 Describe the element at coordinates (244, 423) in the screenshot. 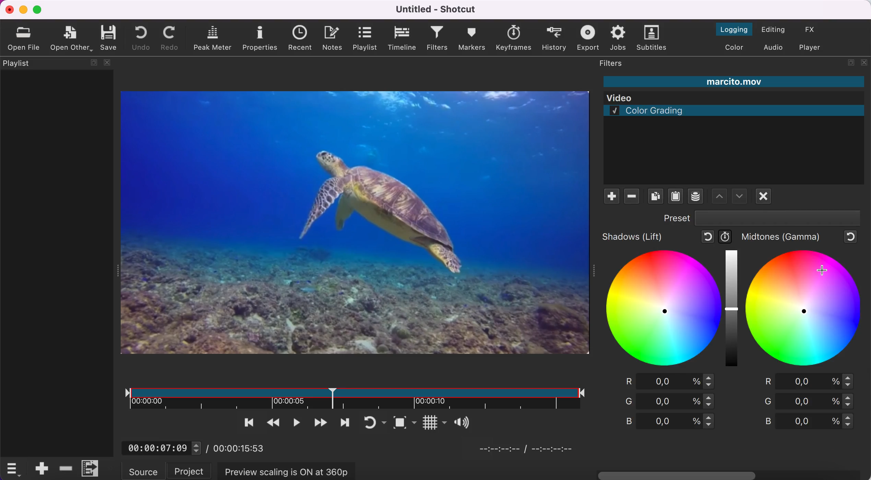

I see `skip to the previous point` at that location.